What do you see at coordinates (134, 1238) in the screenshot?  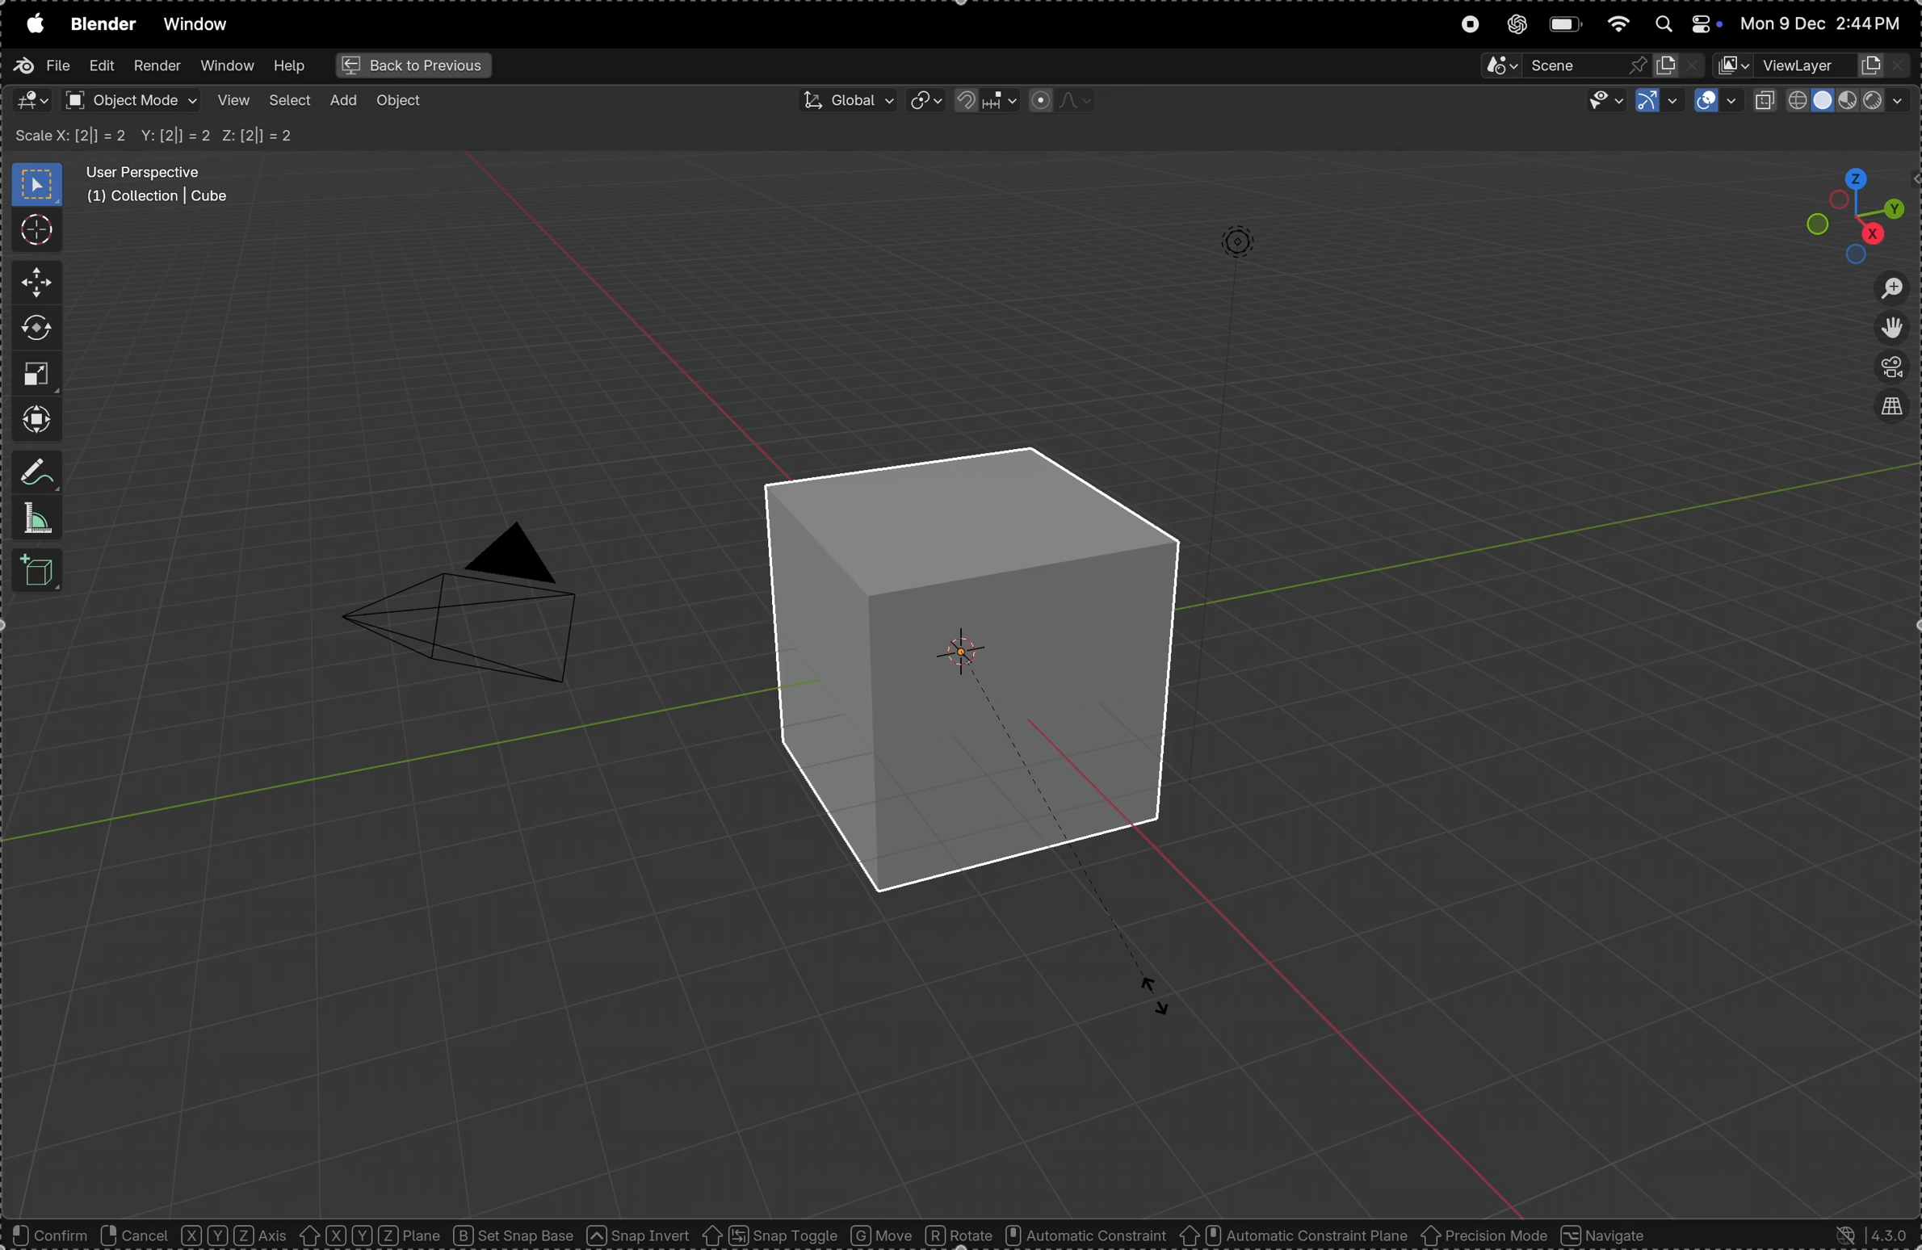 I see `rotate view` at bounding box center [134, 1238].